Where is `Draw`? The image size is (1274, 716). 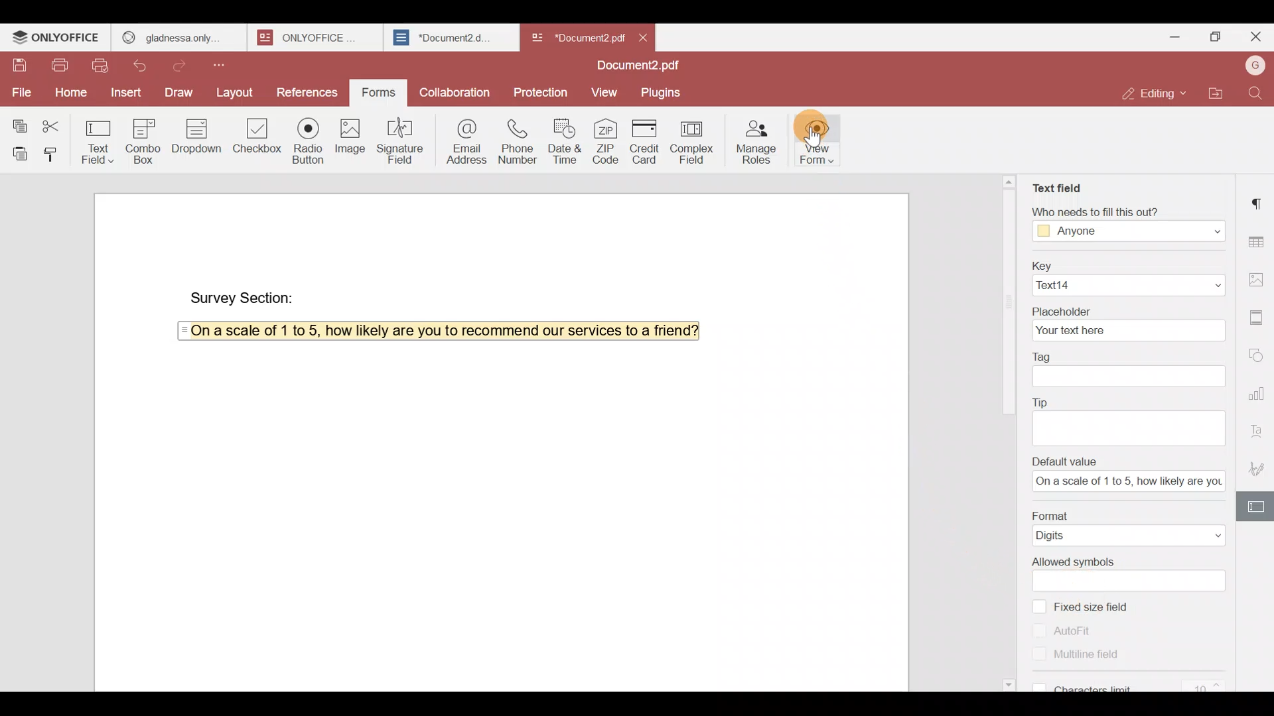
Draw is located at coordinates (178, 92).